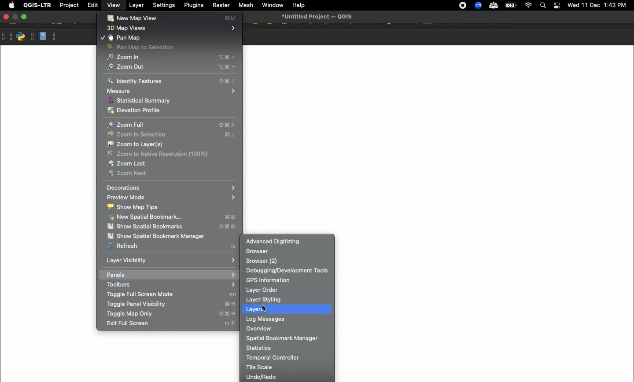 The width and height of the screenshot is (634, 382). What do you see at coordinates (171, 197) in the screenshot?
I see `Preview mode` at bounding box center [171, 197].